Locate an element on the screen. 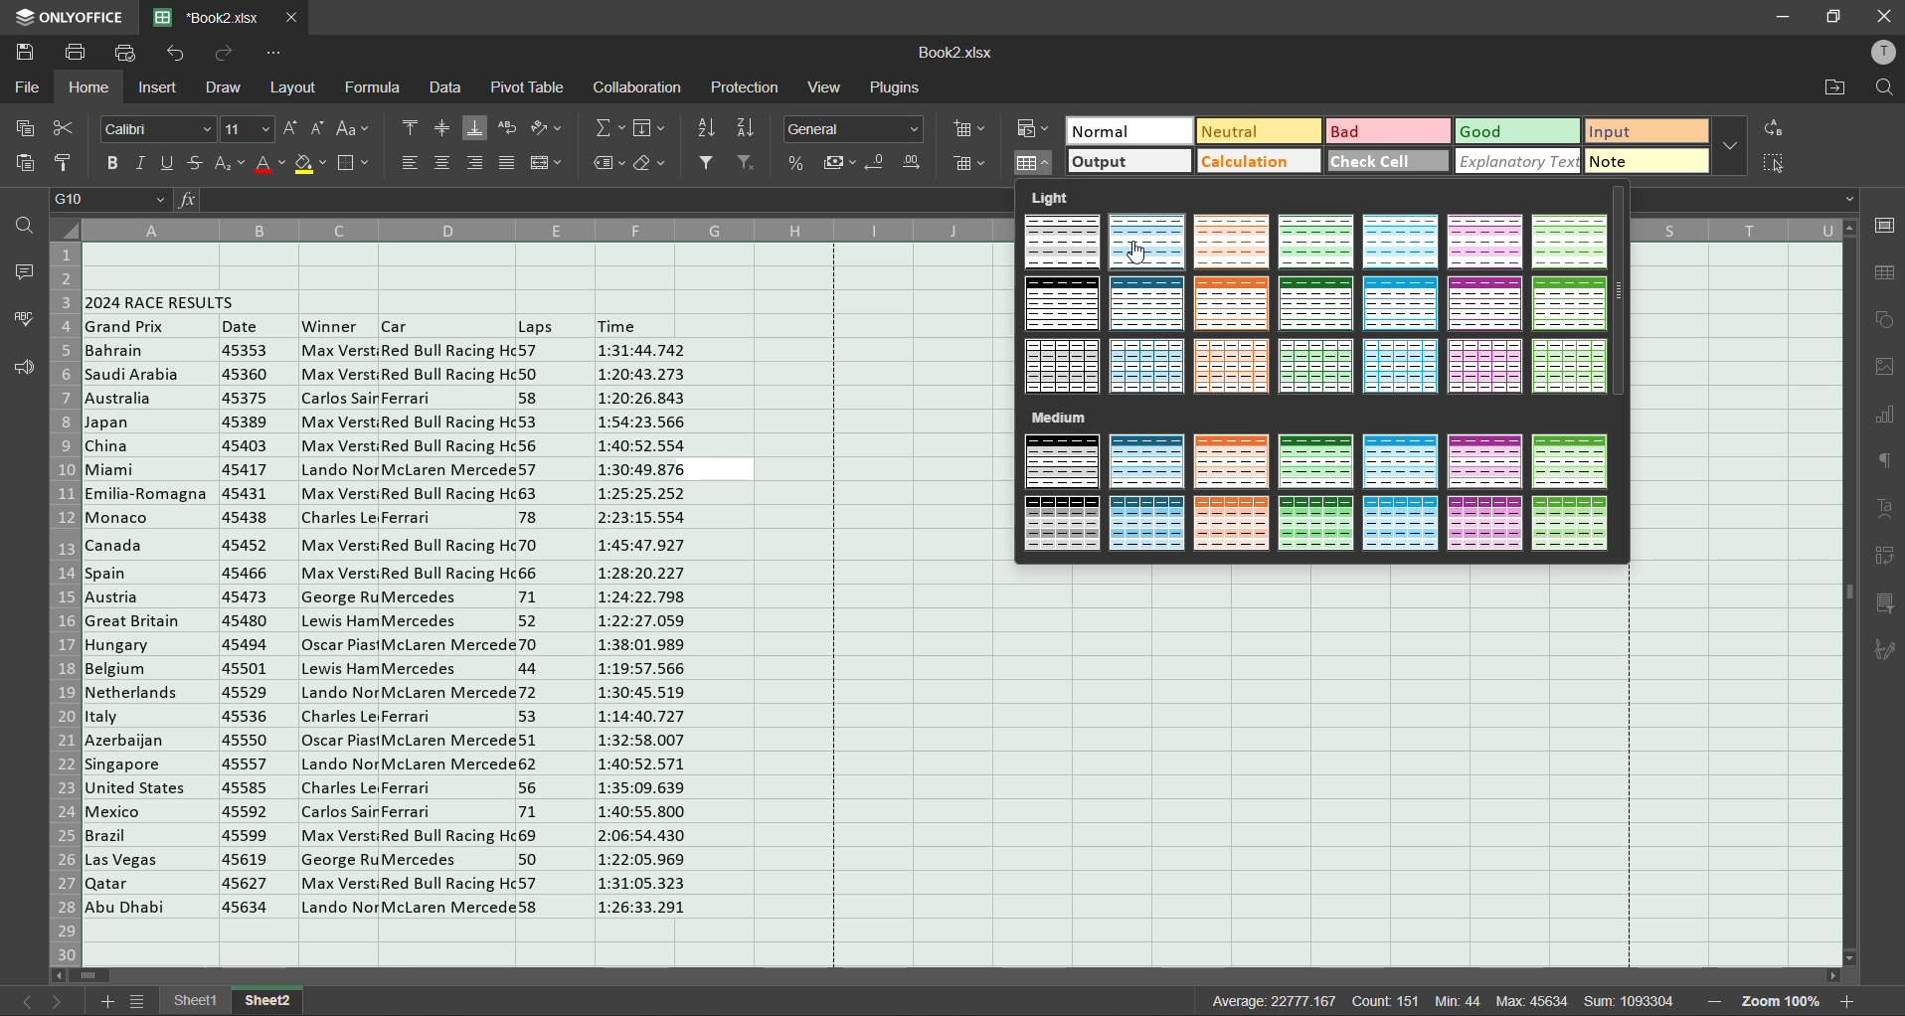 Image resolution: width=1905 pixels, height=1016 pixels. change case is located at coordinates (351, 130).